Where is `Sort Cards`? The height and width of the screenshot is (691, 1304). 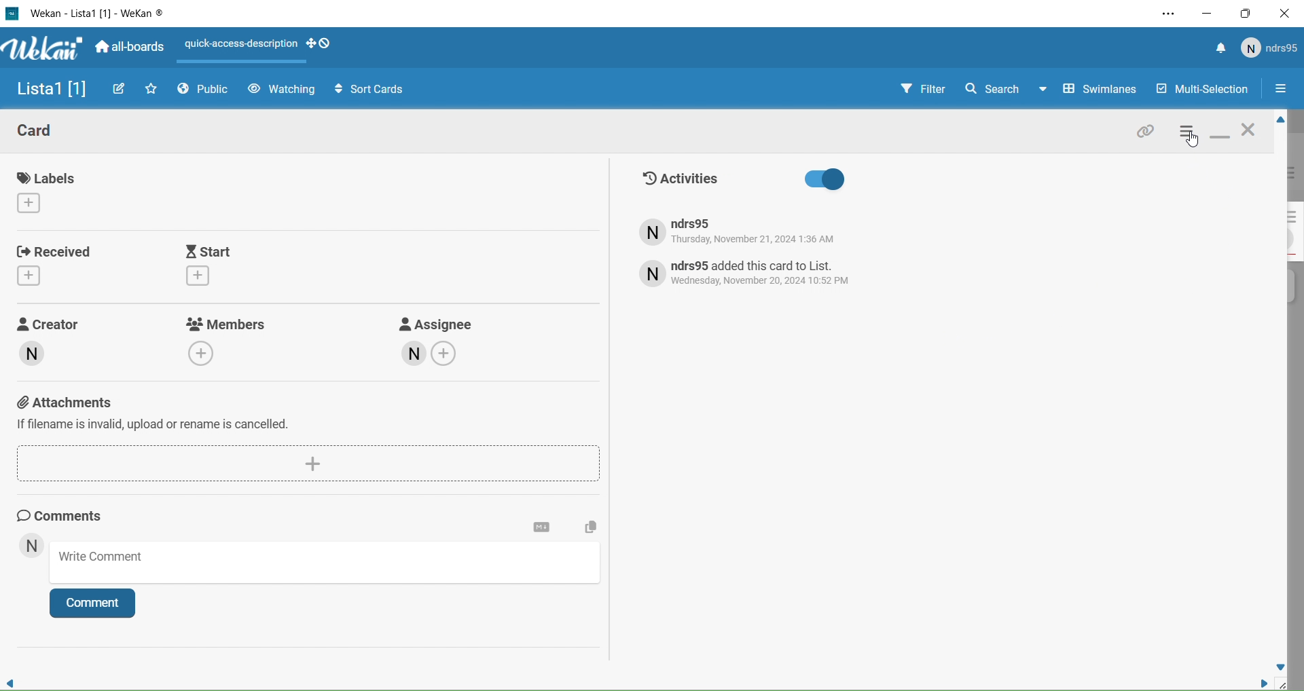 Sort Cards is located at coordinates (375, 88).